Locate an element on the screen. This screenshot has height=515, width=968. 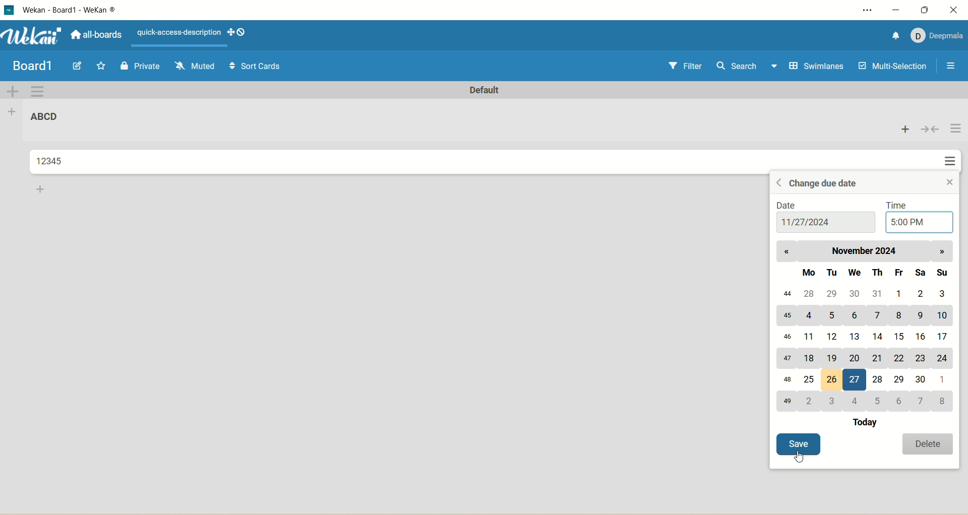
logo is located at coordinates (12, 11).